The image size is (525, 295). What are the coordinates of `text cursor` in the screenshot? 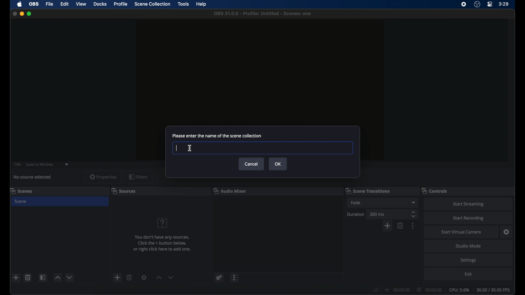 It's located at (177, 148).